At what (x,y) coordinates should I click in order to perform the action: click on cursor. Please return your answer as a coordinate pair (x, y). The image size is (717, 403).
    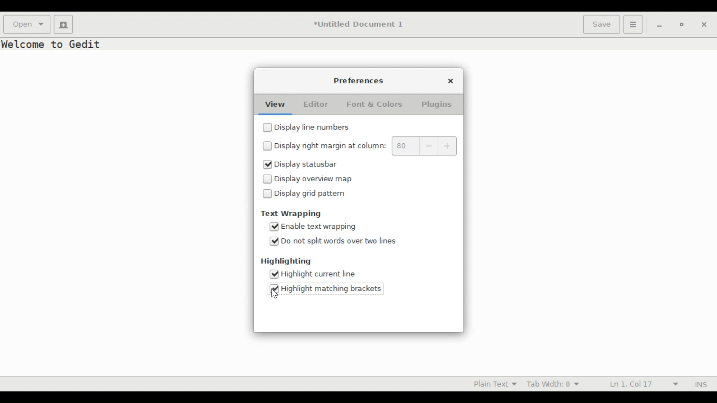
    Looking at the image, I should click on (275, 294).